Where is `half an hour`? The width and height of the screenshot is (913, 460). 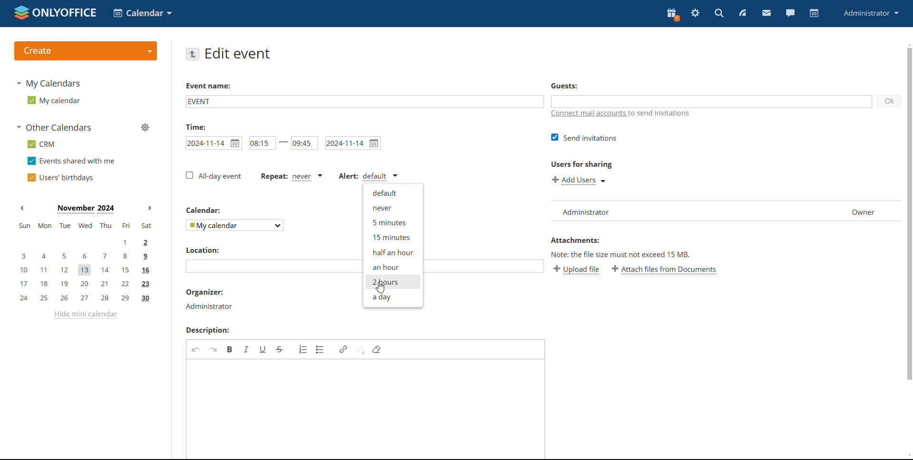
half an hour is located at coordinates (392, 253).